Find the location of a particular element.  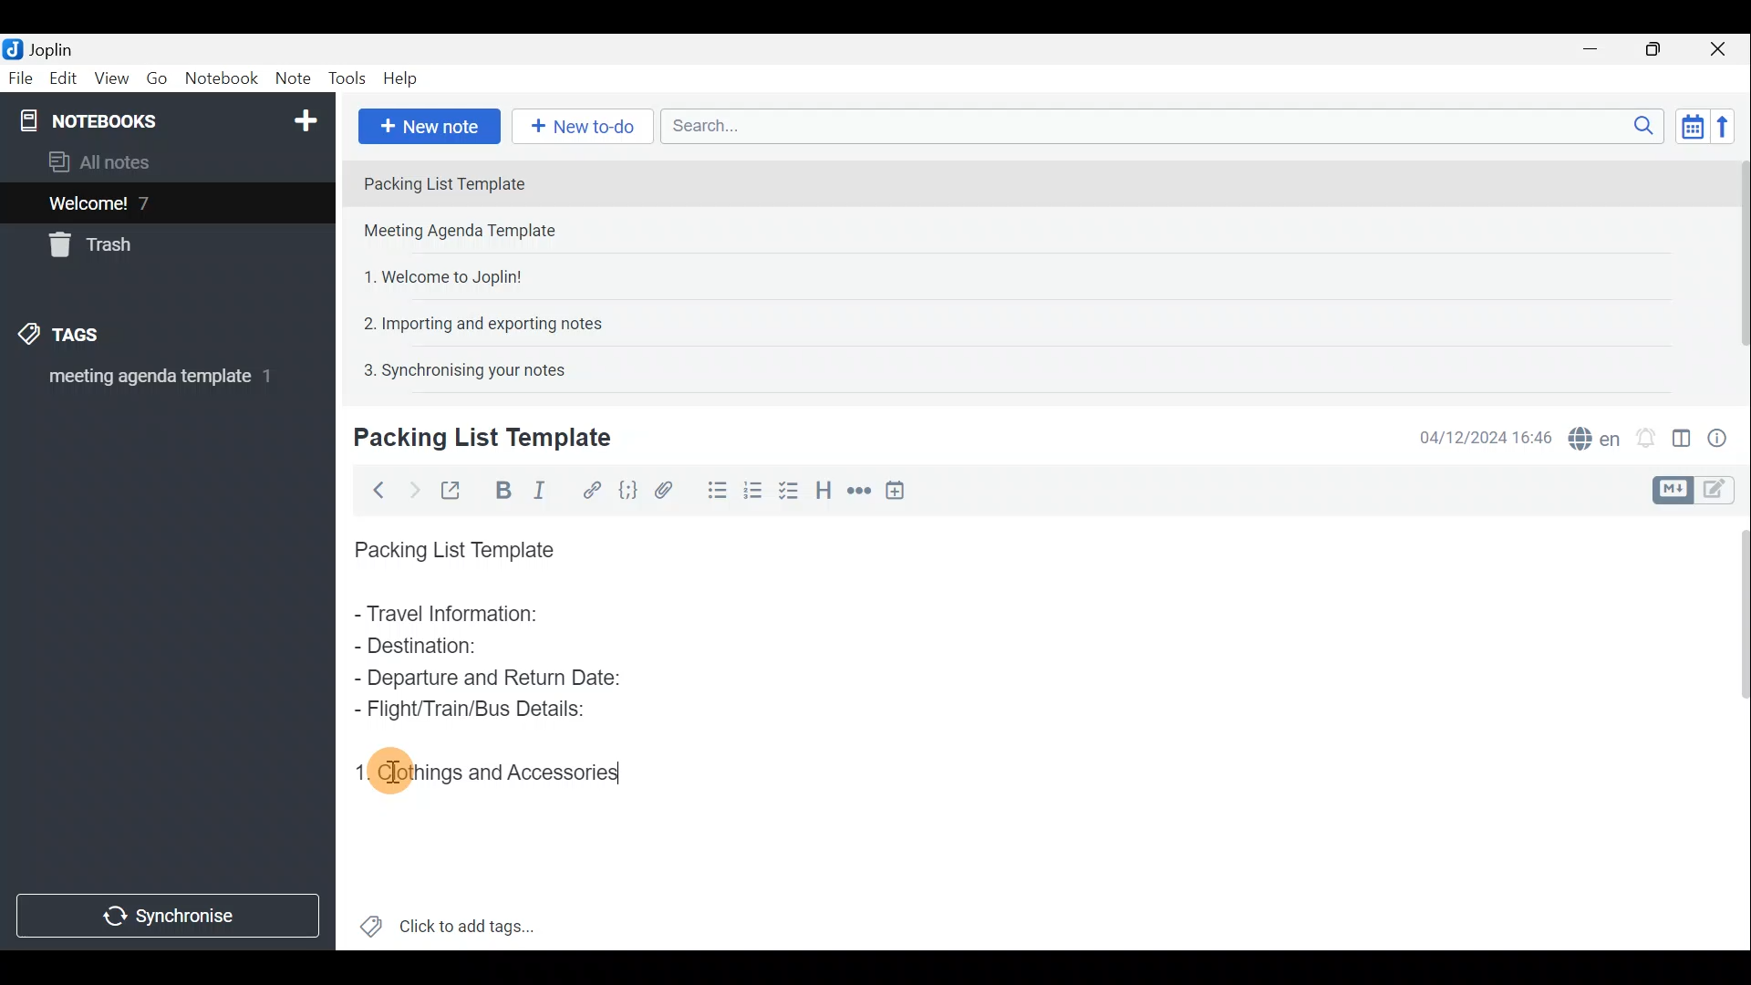

Set alarm is located at coordinates (1645, 433).